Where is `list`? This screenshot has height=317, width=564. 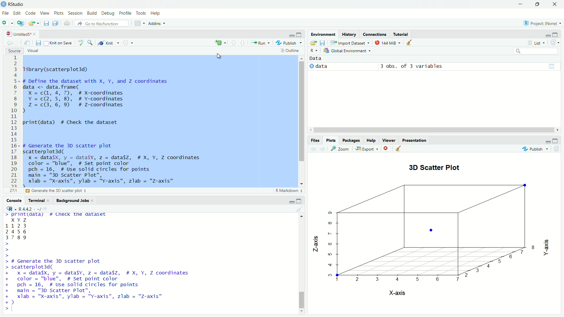
list is located at coordinates (536, 43).